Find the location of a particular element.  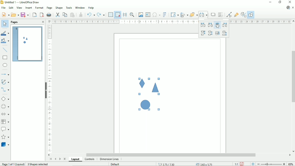

Distribute is located at coordinates (204, 14).